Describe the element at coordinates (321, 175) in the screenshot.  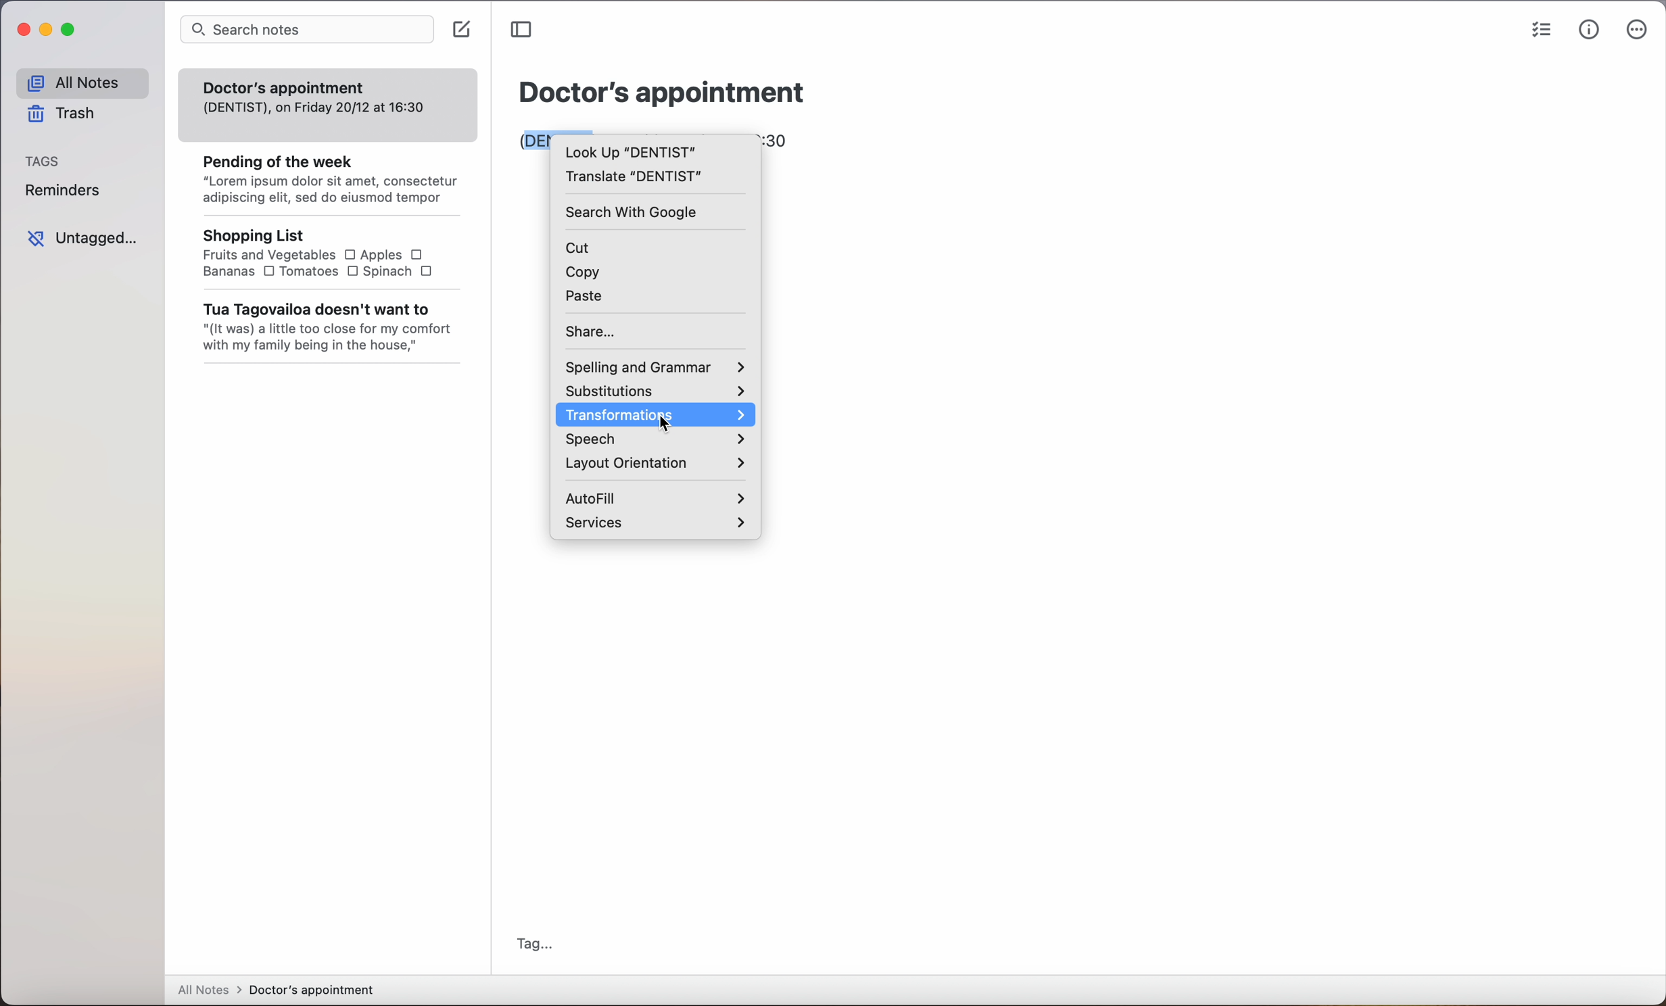
I see `Pending of the week
“Lorem ipsum dolor sit amet, consectetur
adipiscing elit, sed do eiusmod tempor` at that location.